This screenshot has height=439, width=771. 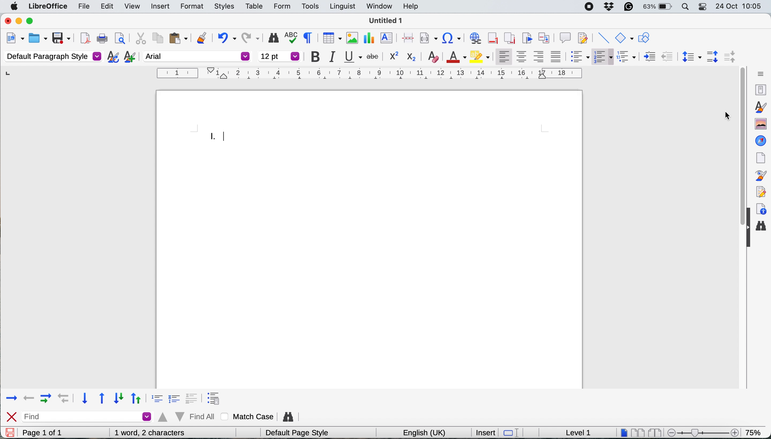 What do you see at coordinates (38, 39) in the screenshot?
I see `open` at bounding box center [38, 39].